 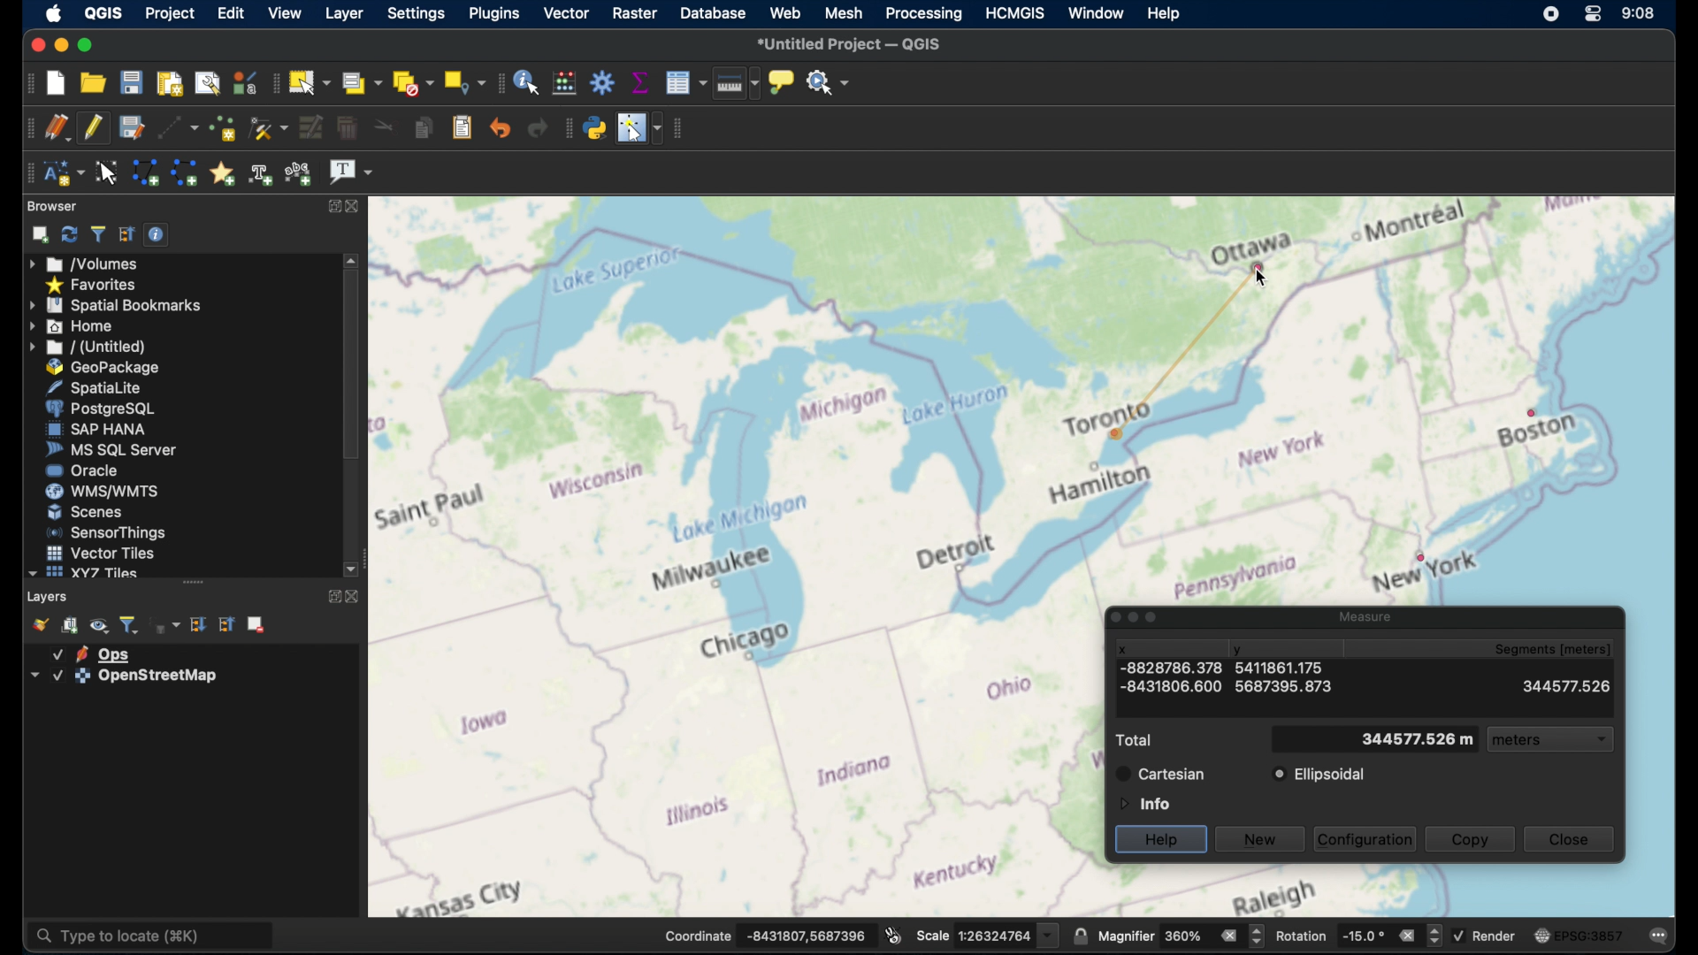 What do you see at coordinates (924, 14) in the screenshot?
I see `processing` at bounding box center [924, 14].